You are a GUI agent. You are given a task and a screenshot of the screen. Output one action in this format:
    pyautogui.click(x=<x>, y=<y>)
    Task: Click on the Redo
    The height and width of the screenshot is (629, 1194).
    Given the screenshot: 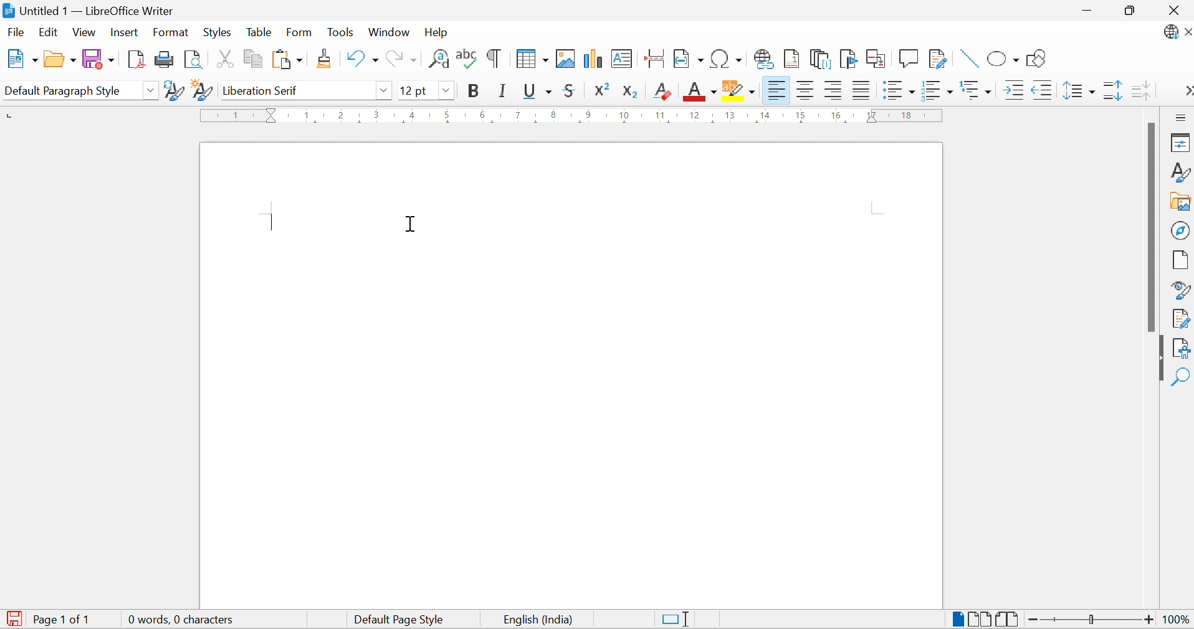 What is the action you would take?
    pyautogui.click(x=401, y=58)
    